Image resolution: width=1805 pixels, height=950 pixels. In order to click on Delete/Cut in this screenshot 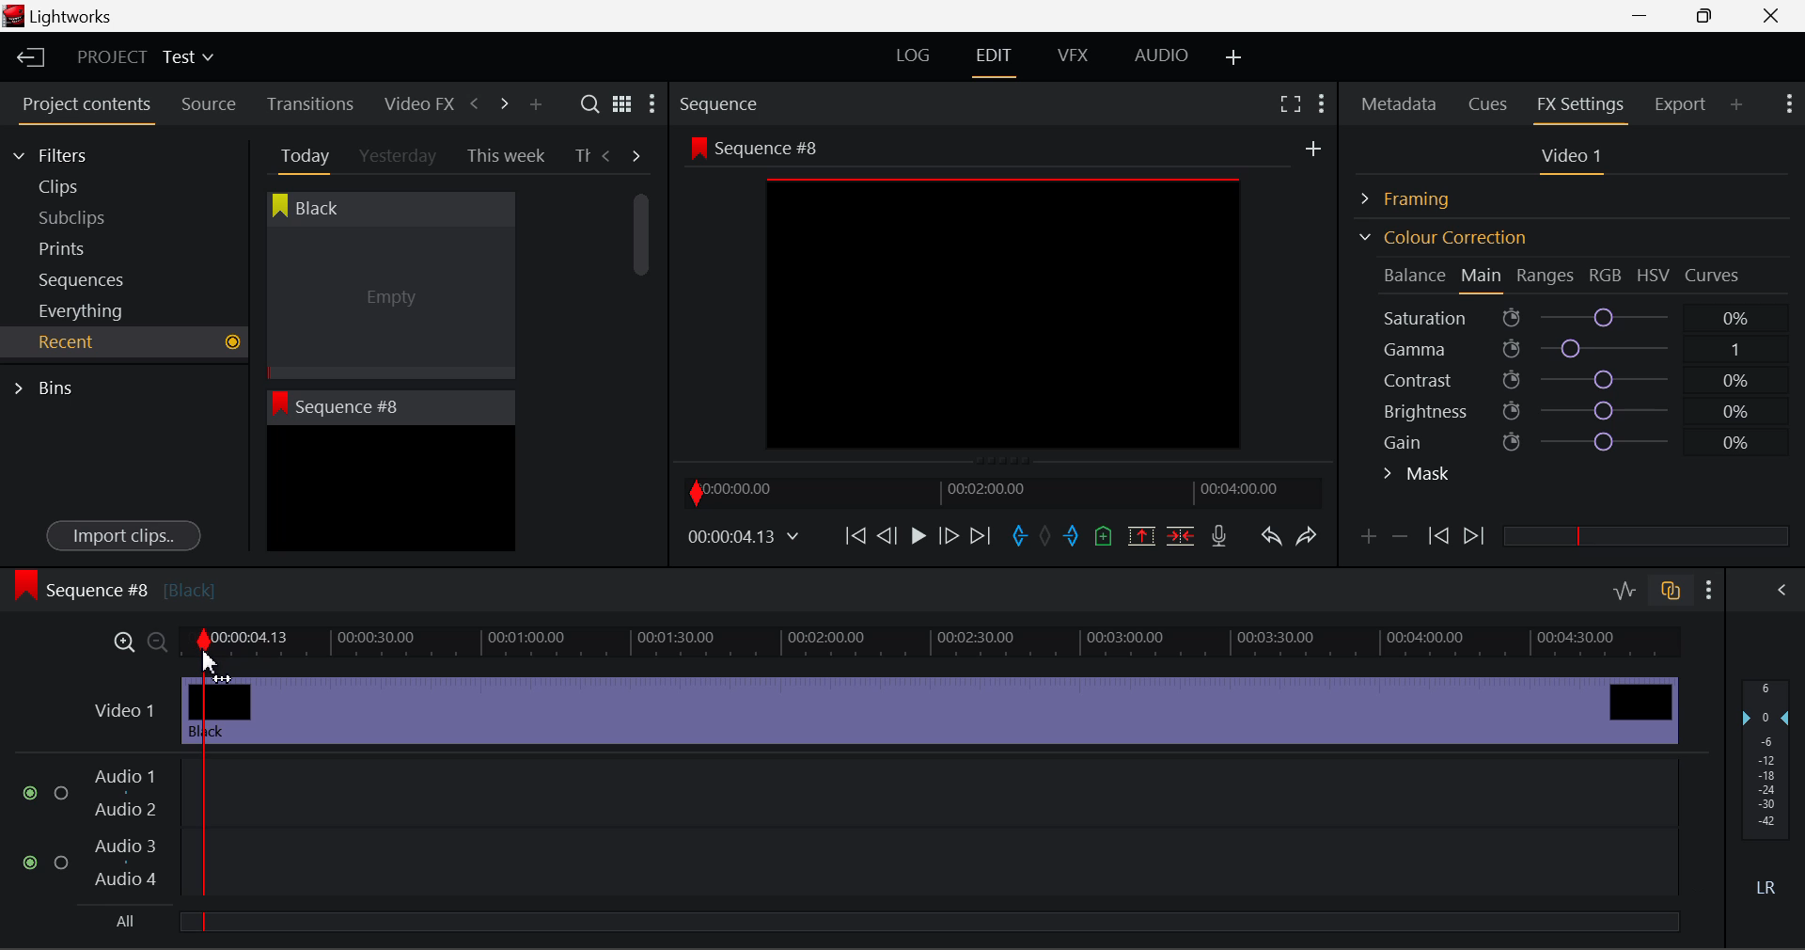, I will do `click(1181, 535)`.